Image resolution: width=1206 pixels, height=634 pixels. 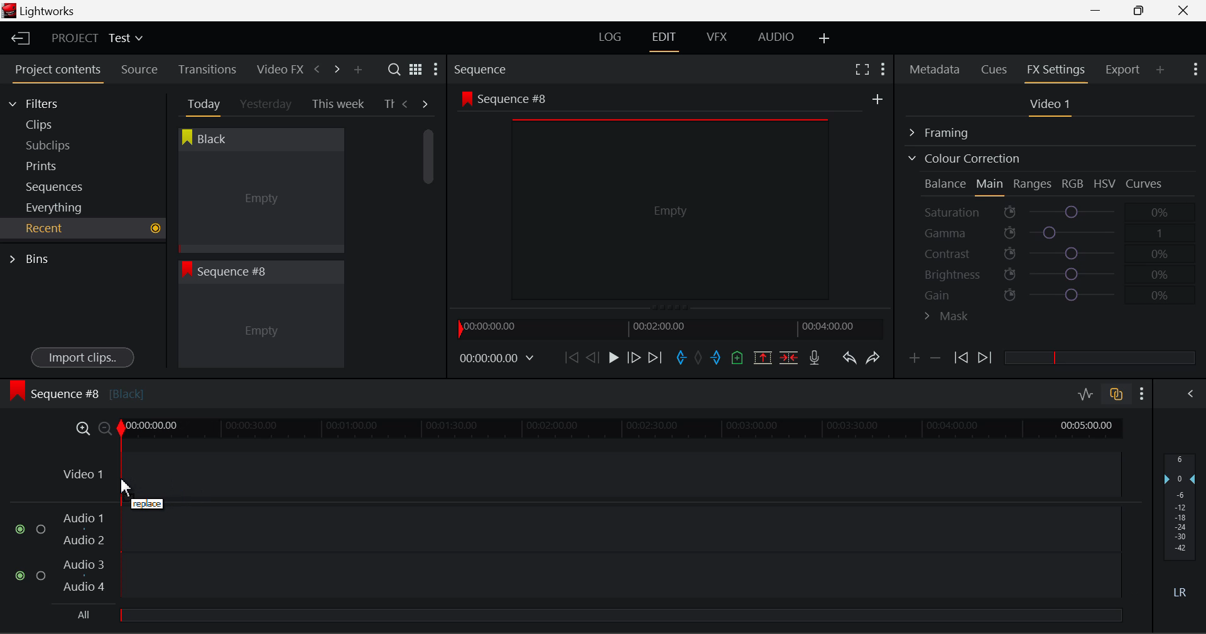 What do you see at coordinates (935, 360) in the screenshot?
I see `Delete keyframe` at bounding box center [935, 360].